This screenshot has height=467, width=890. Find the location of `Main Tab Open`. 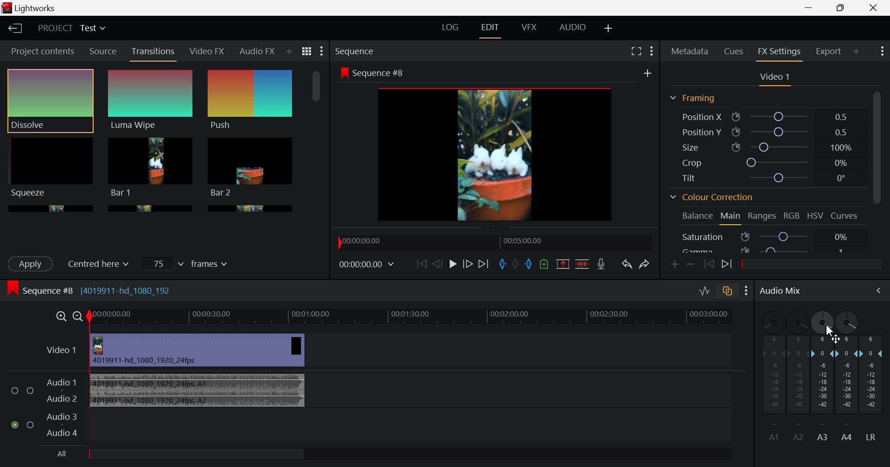

Main Tab Open is located at coordinates (731, 217).